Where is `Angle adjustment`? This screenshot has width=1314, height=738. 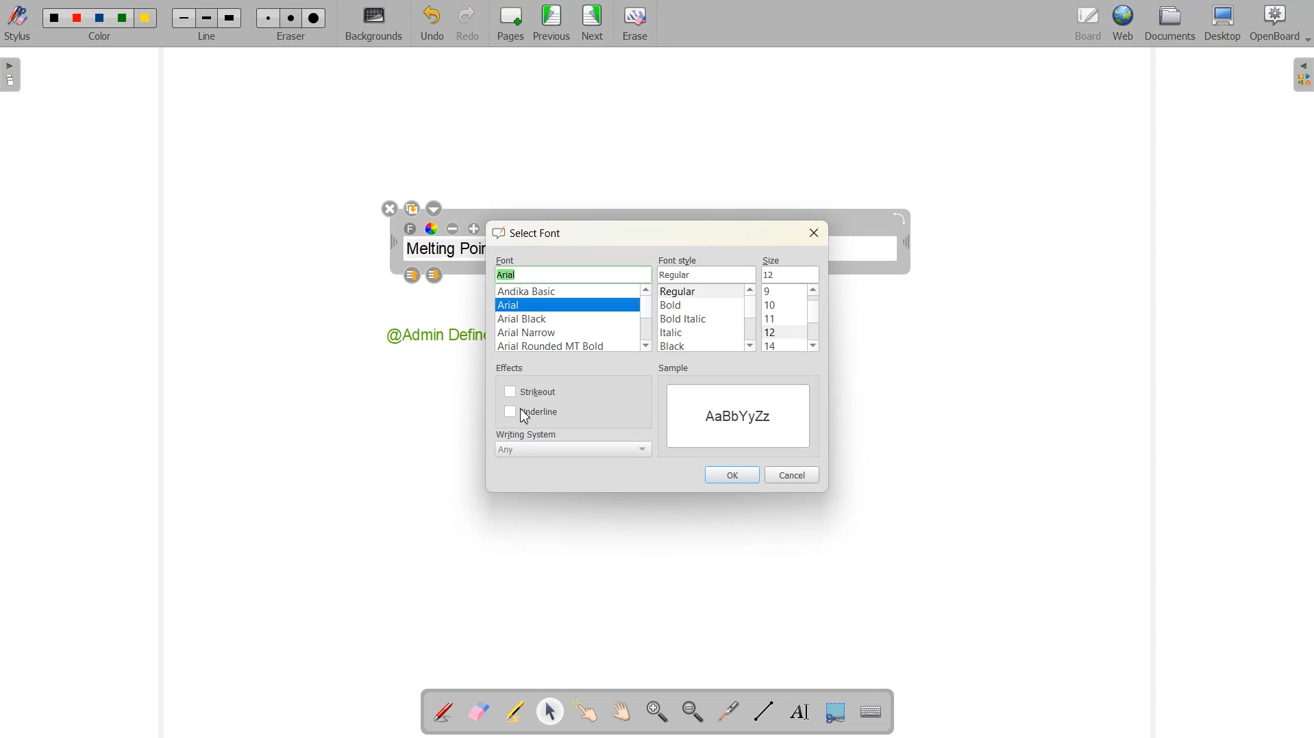 Angle adjustment is located at coordinates (901, 218).